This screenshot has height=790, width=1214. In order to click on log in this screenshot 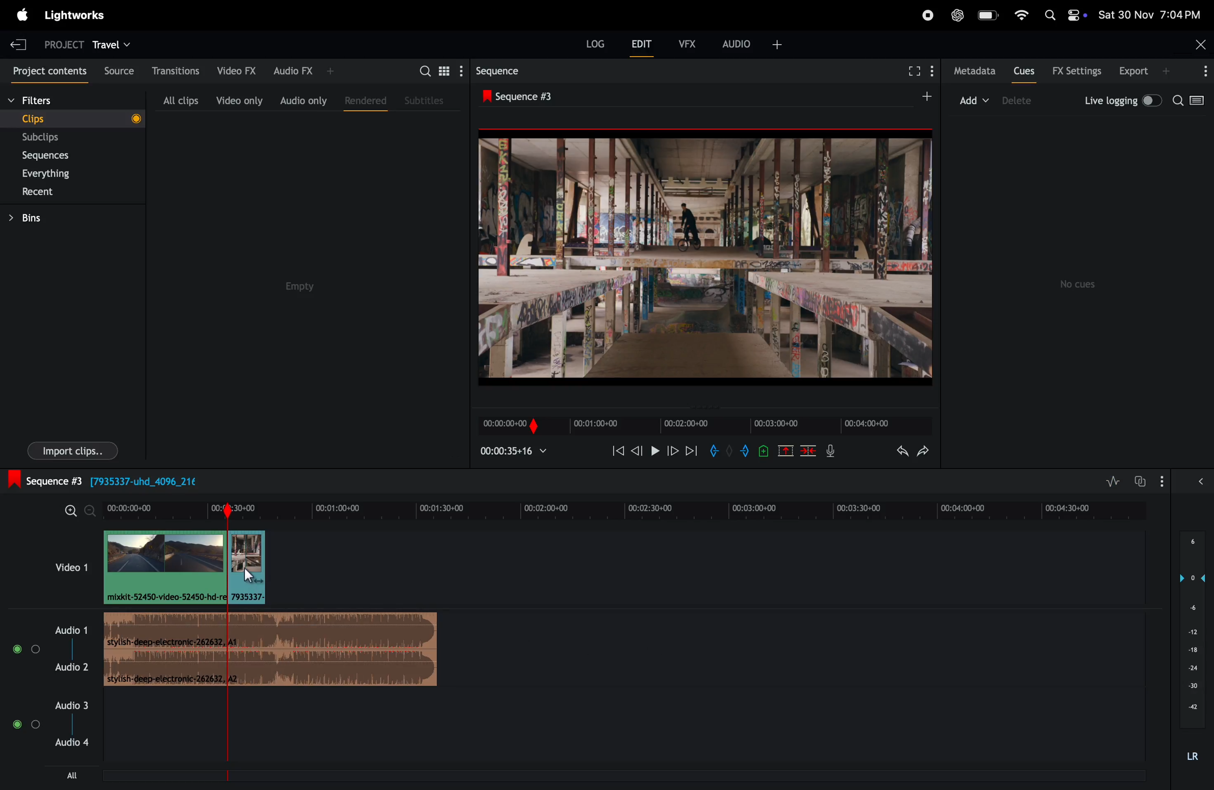, I will do `click(589, 47)`.